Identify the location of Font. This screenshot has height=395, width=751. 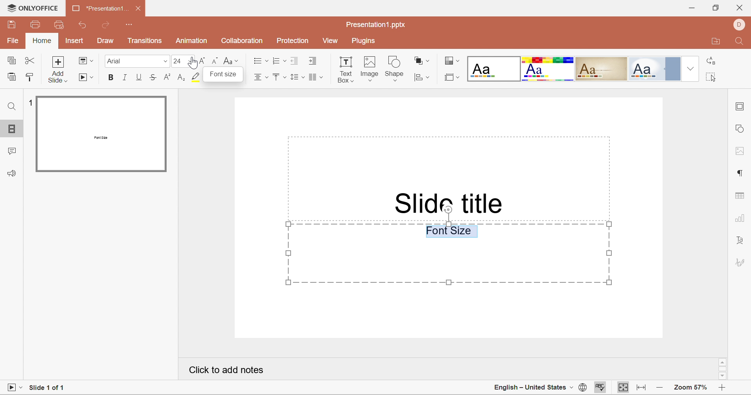
(114, 61).